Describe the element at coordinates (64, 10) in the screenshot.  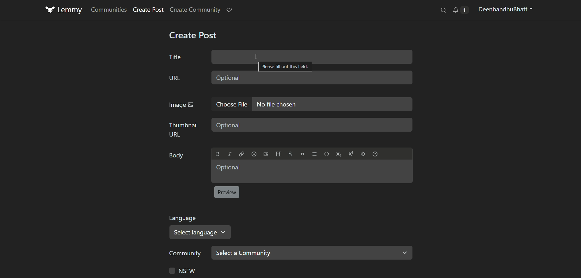
I see `logo and title` at that location.